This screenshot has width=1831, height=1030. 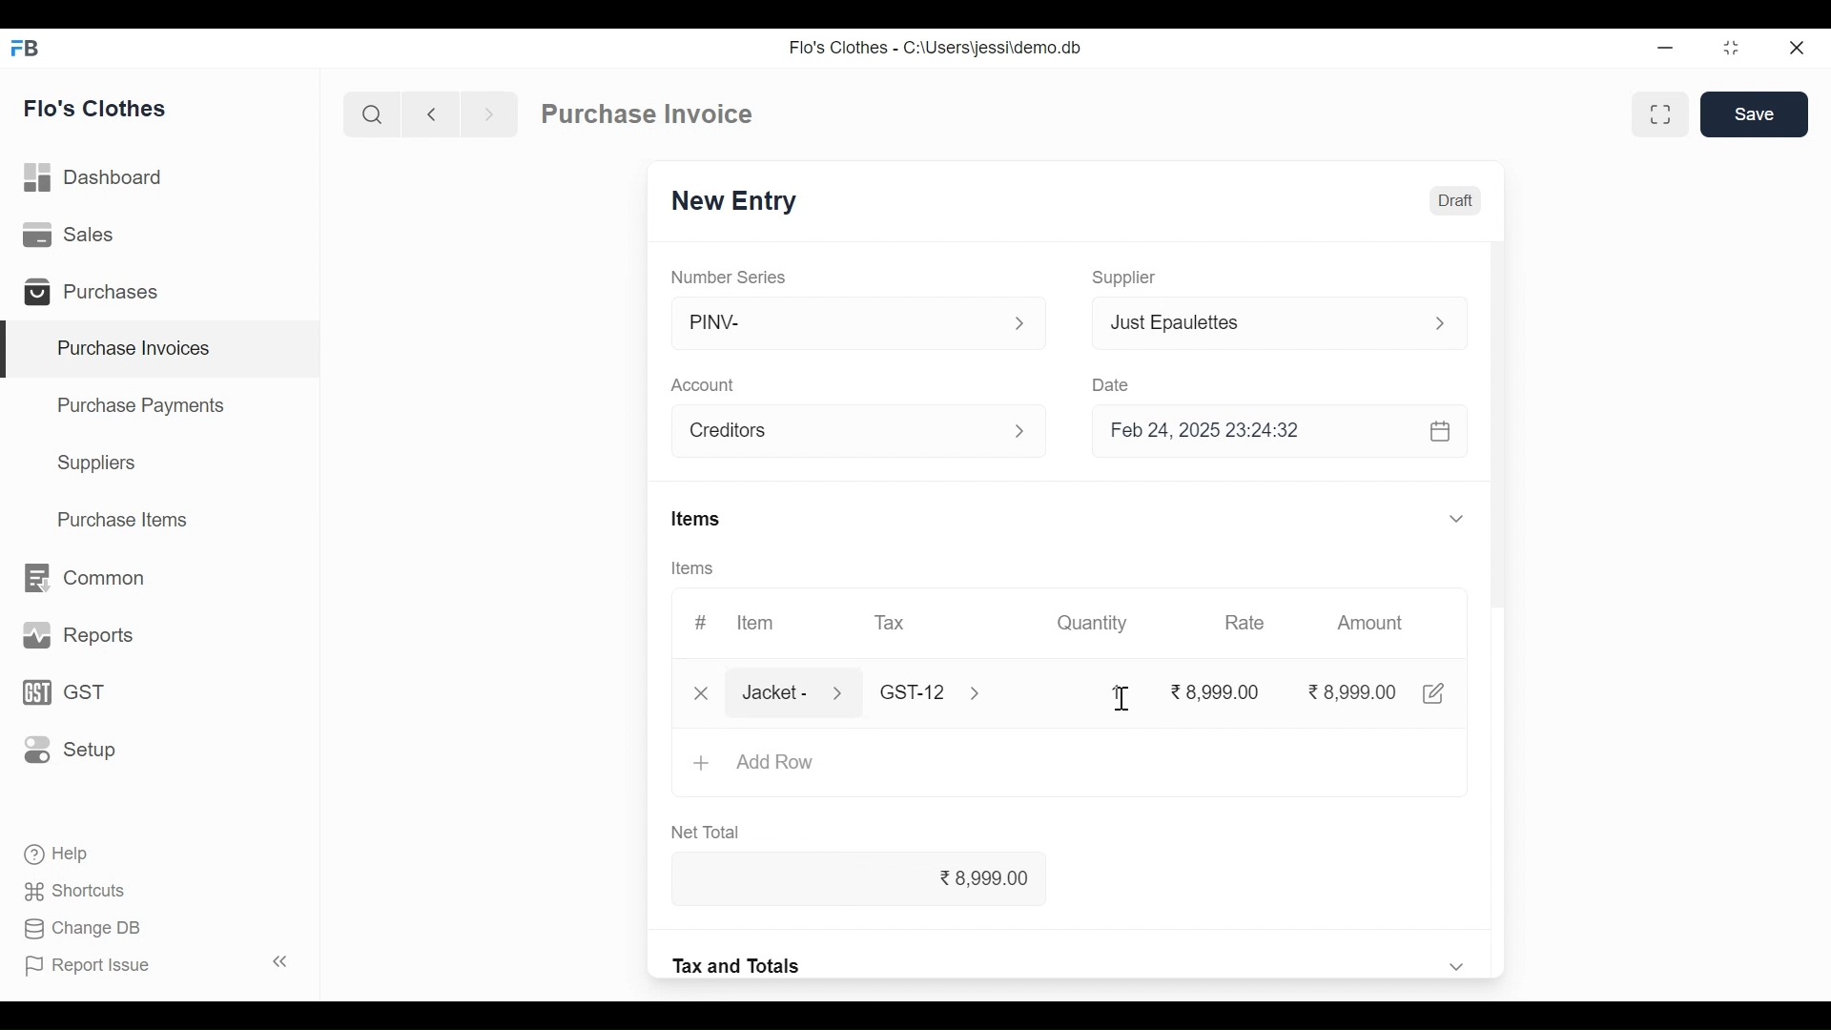 I want to click on Cursor, so click(x=1120, y=699).